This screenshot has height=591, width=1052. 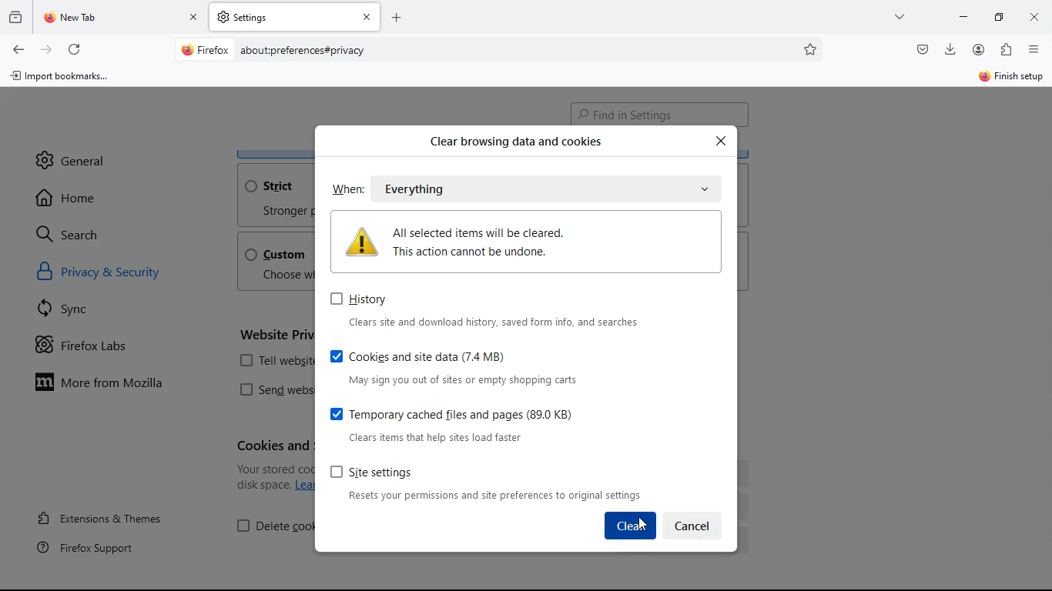 I want to click on Cookies and site data (7.4 MB)
May sign you out of sites or empty shopping carts, so click(x=484, y=366).